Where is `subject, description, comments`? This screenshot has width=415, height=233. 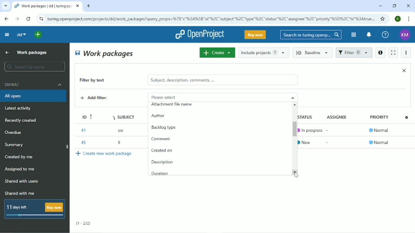 subject, description, comments is located at coordinates (222, 80).